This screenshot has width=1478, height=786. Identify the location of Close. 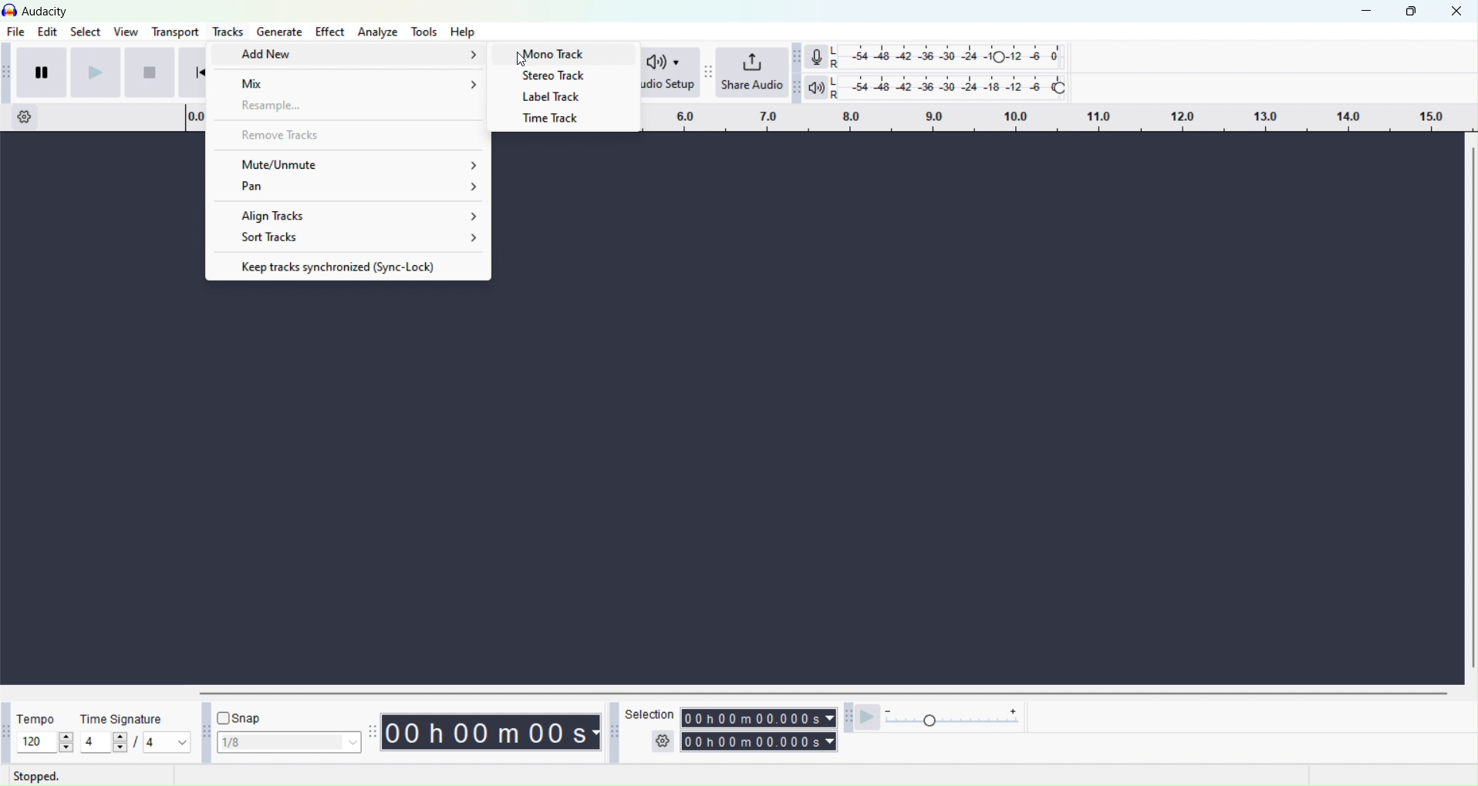
(1459, 12).